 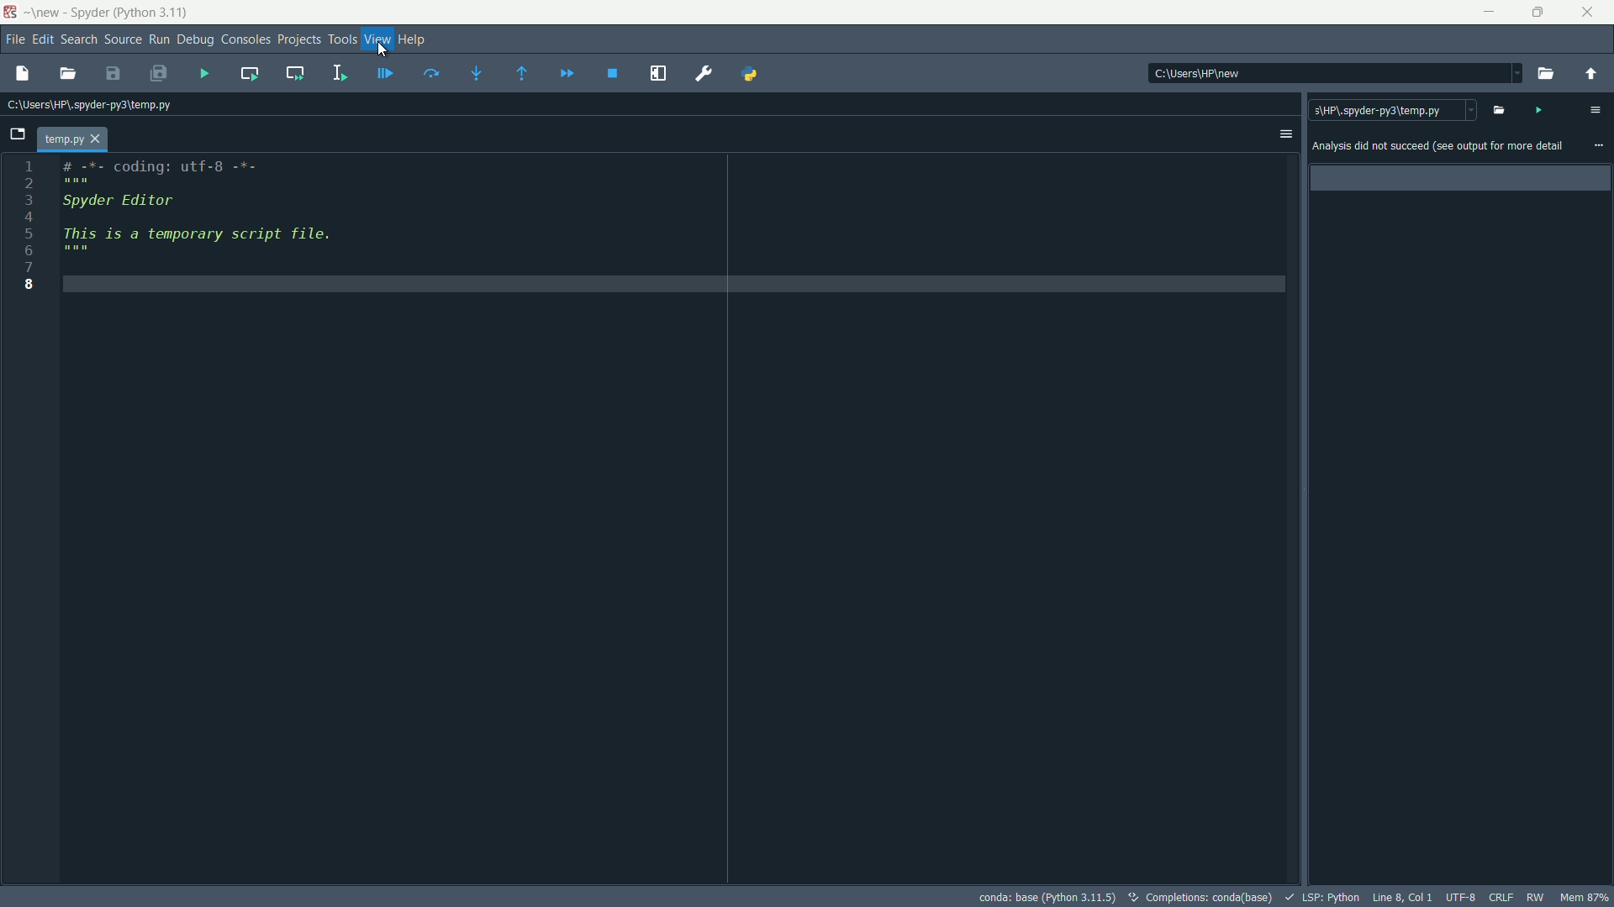 What do you see at coordinates (1595, 110) in the screenshot?
I see `code analysis pane settings` at bounding box center [1595, 110].